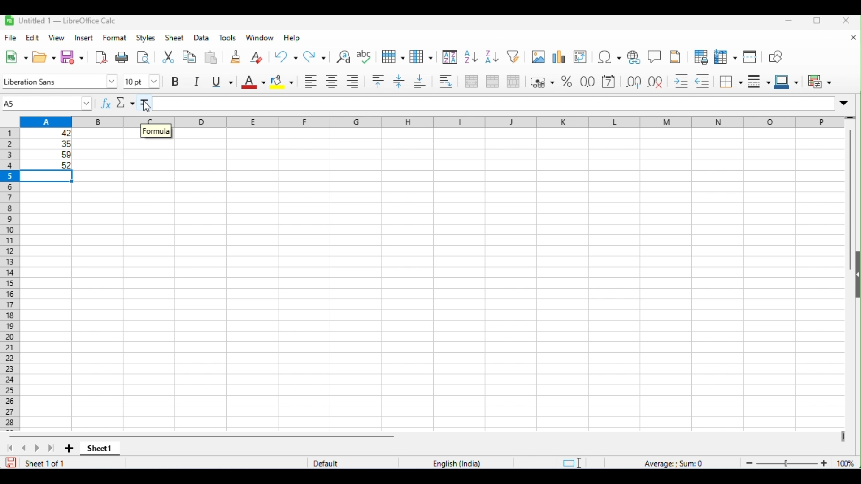  Describe the element at coordinates (101, 57) in the screenshot. I see `export as pdf` at that location.